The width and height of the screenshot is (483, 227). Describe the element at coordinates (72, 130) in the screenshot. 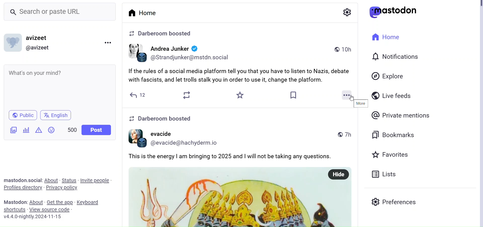

I see `Word Limit` at that location.